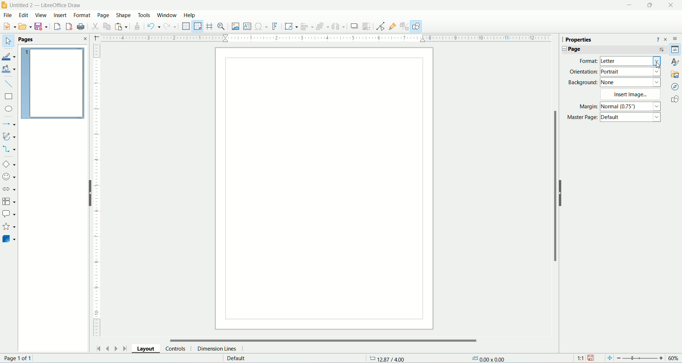 The image size is (682, 363). What do you see at coordinates (236, 27) in the screenshot?
I see `insert image` at bounding box center [236, 27].